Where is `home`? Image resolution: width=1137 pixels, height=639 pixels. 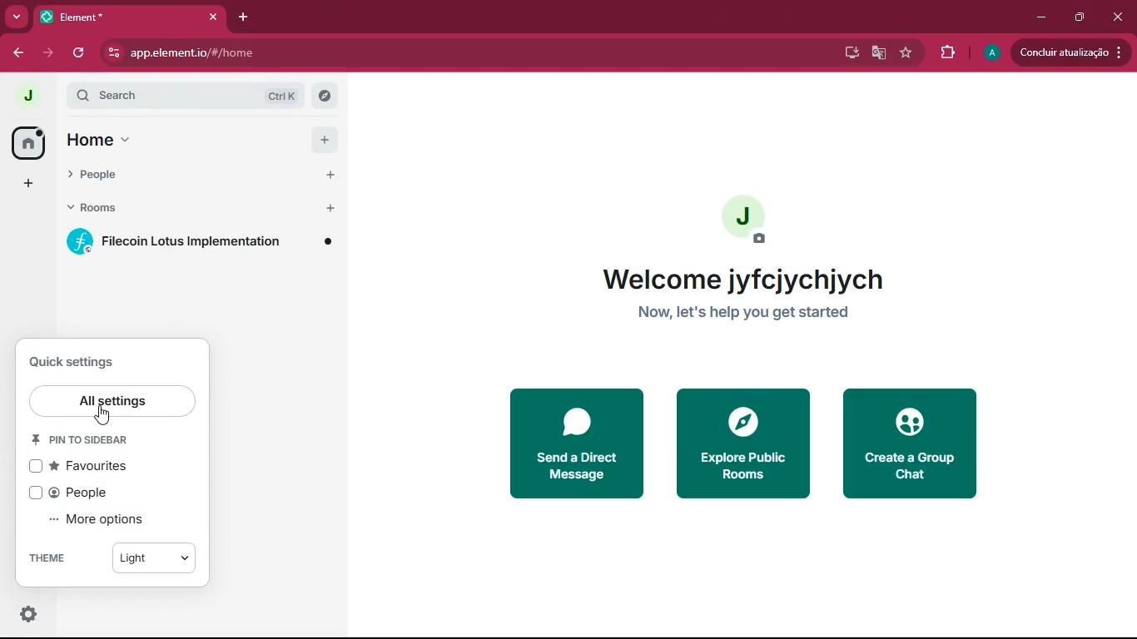 home is located at coordinates (183, 141).